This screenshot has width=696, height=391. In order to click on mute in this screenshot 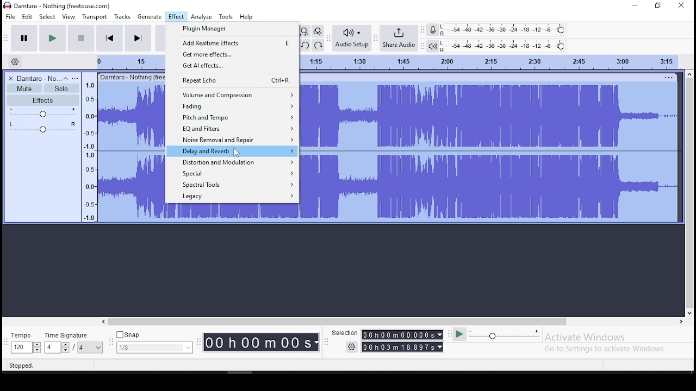, I will do `click(24, 88)`.